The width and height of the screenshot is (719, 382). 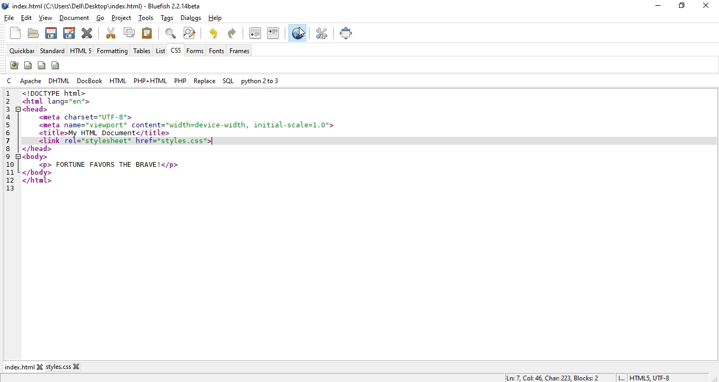 I want to click on 2, so click(x=9, y=101).